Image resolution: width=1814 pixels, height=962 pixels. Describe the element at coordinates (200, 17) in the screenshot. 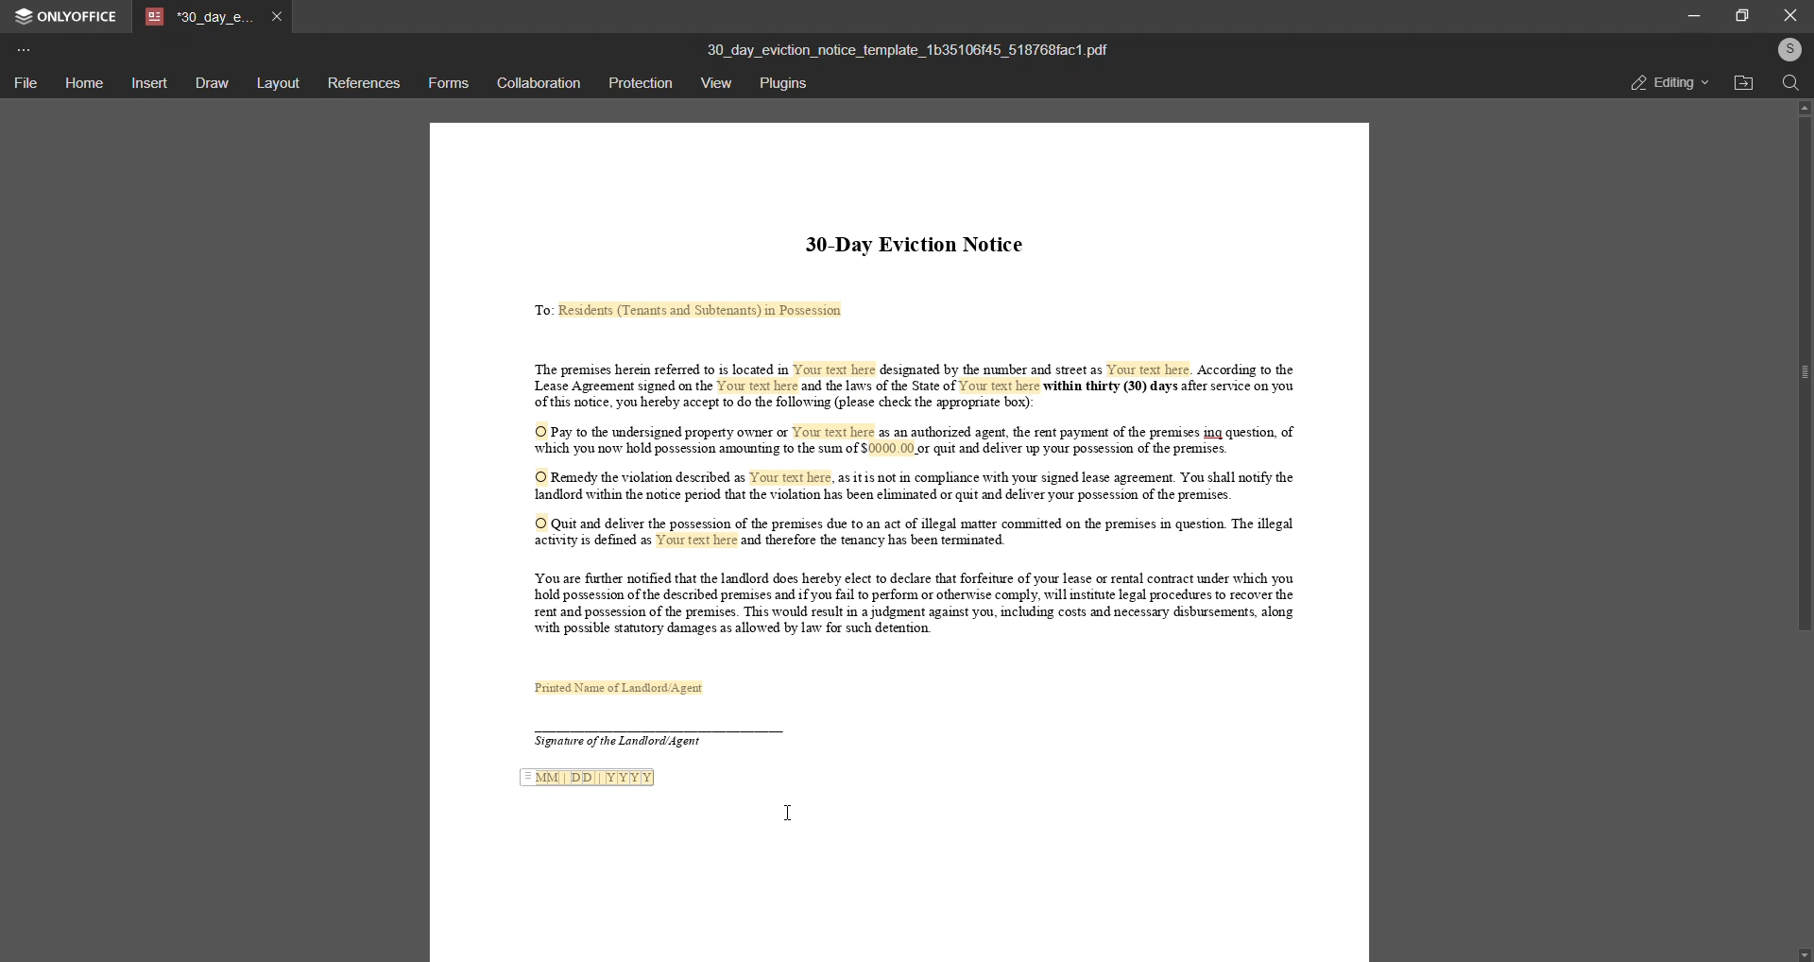

I see `tab name` at that location.